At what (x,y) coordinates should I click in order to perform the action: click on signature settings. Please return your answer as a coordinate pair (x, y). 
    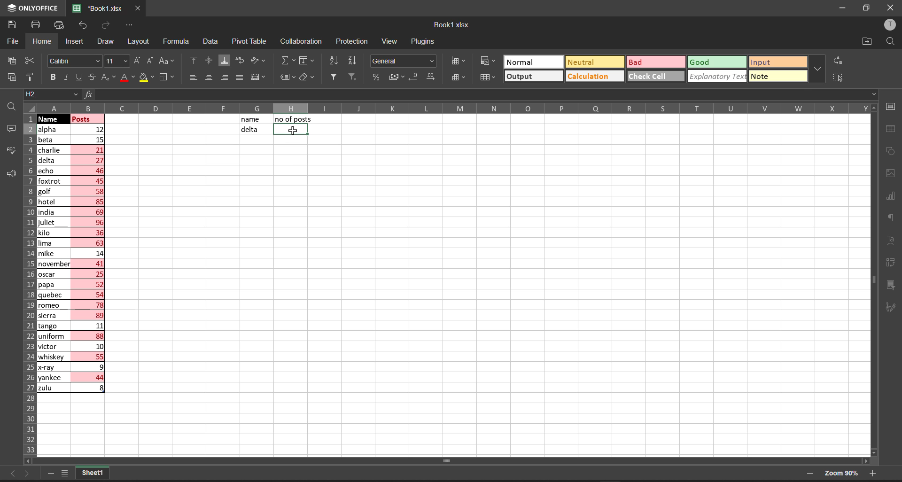
    Looking at the image, I should click on (894, 306).